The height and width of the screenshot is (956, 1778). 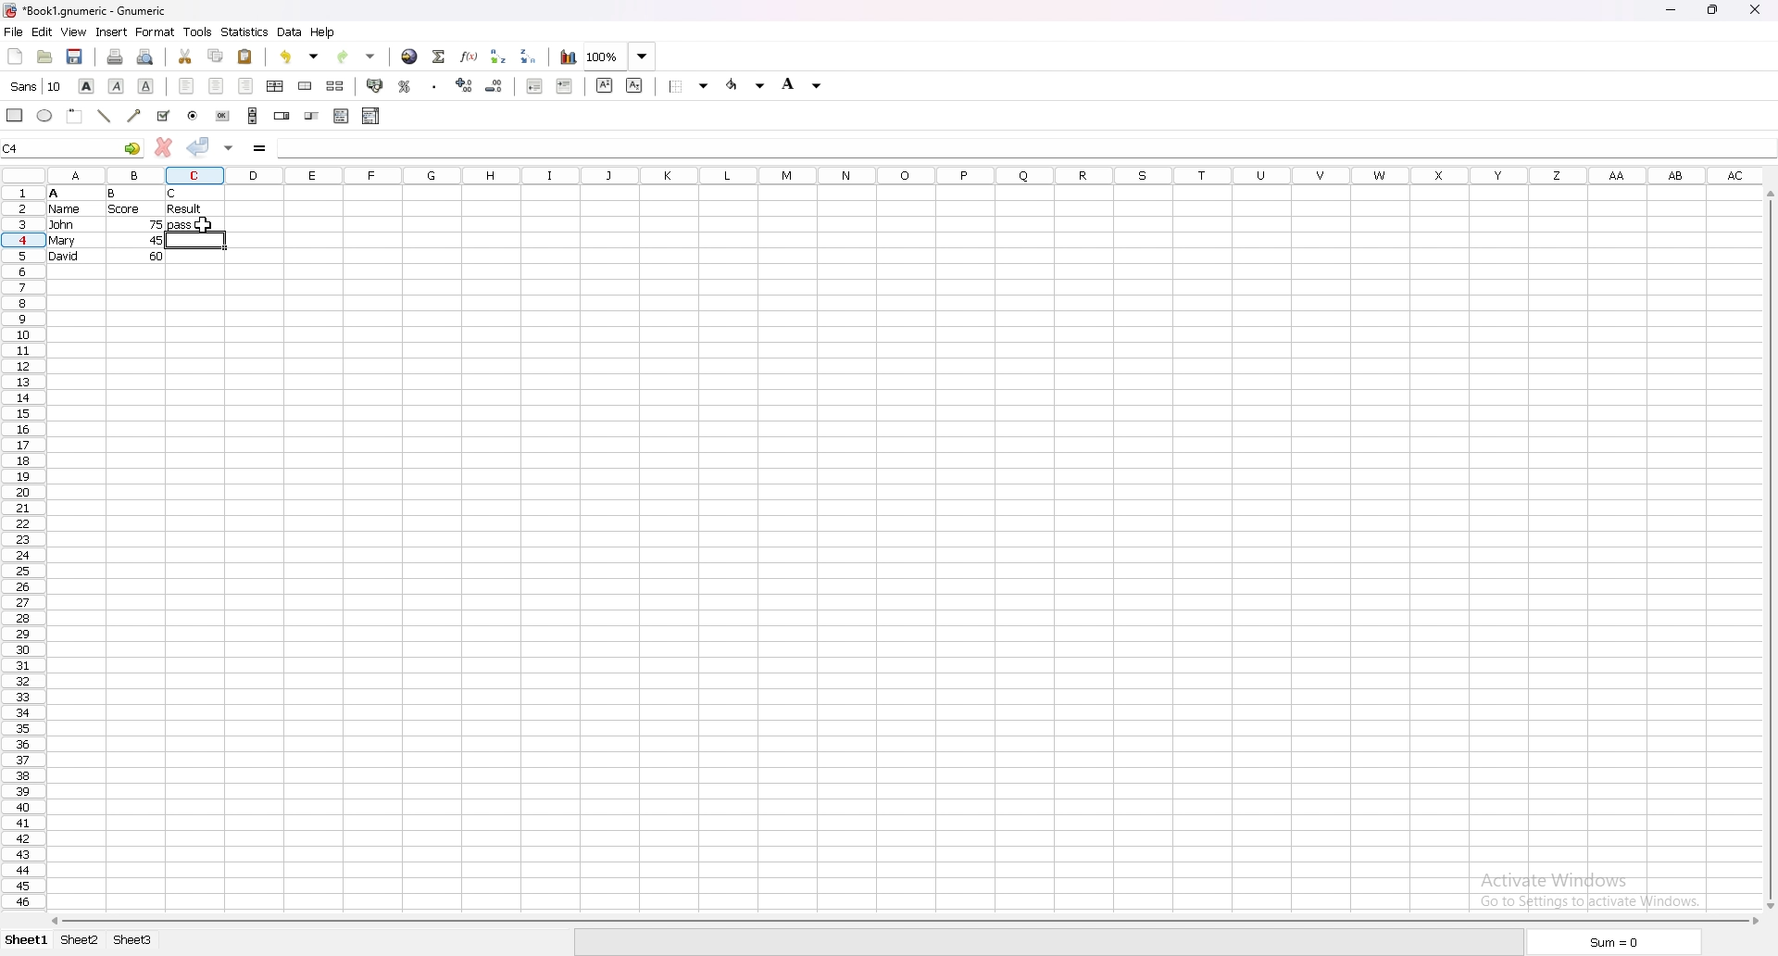 What do you see at coordinates (111, 32) in the screenshot?
I see `insert` at bounding box center [111, 32].